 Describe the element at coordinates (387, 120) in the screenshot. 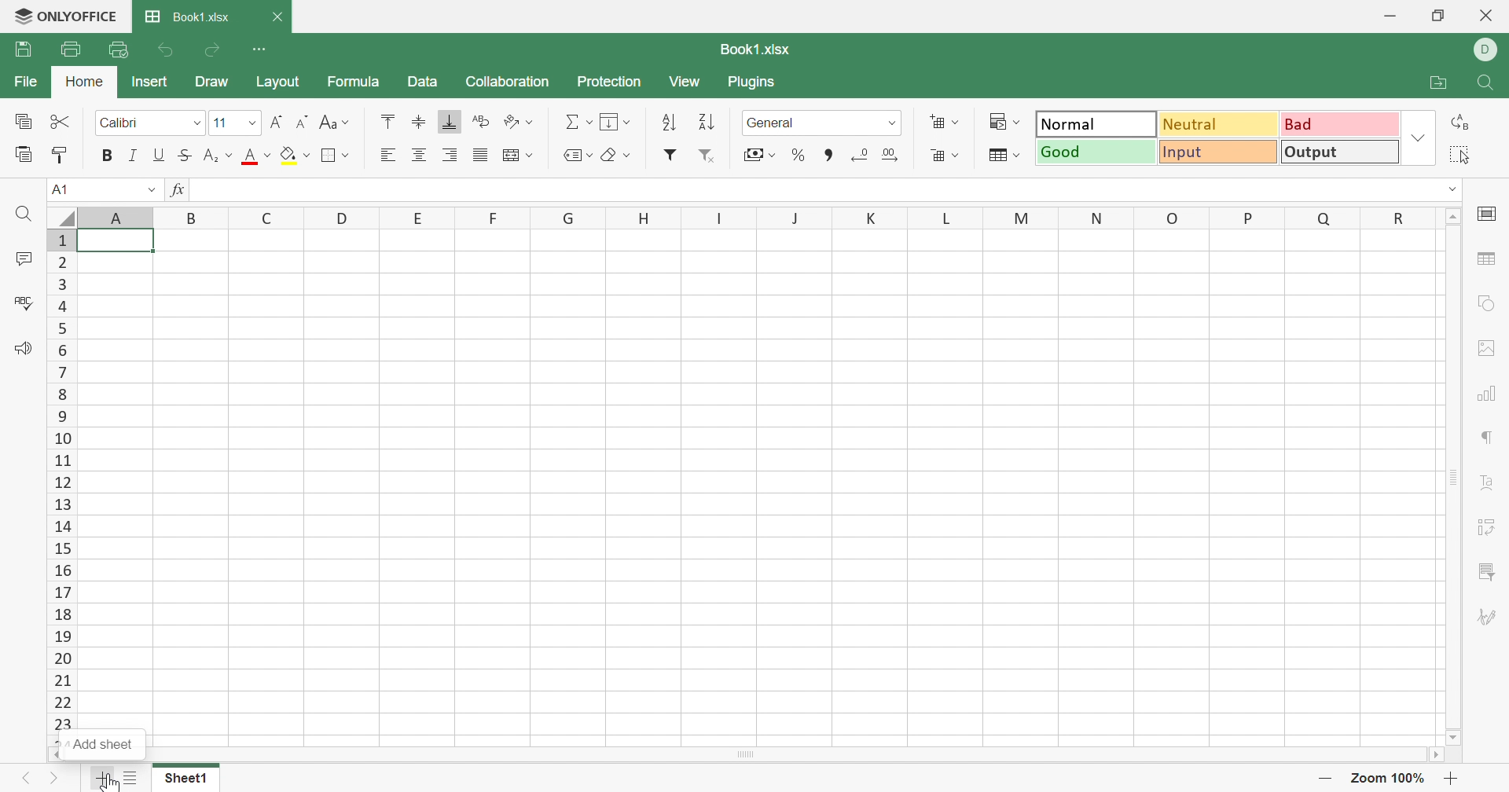

I see `Align Top` at that location.